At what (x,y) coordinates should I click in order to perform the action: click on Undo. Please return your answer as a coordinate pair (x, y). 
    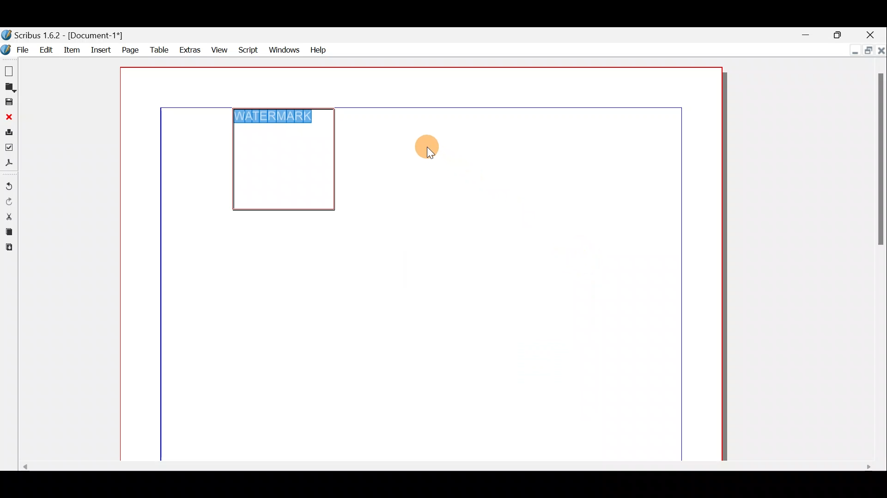
    Looking at the image, I should click on (9, 187).